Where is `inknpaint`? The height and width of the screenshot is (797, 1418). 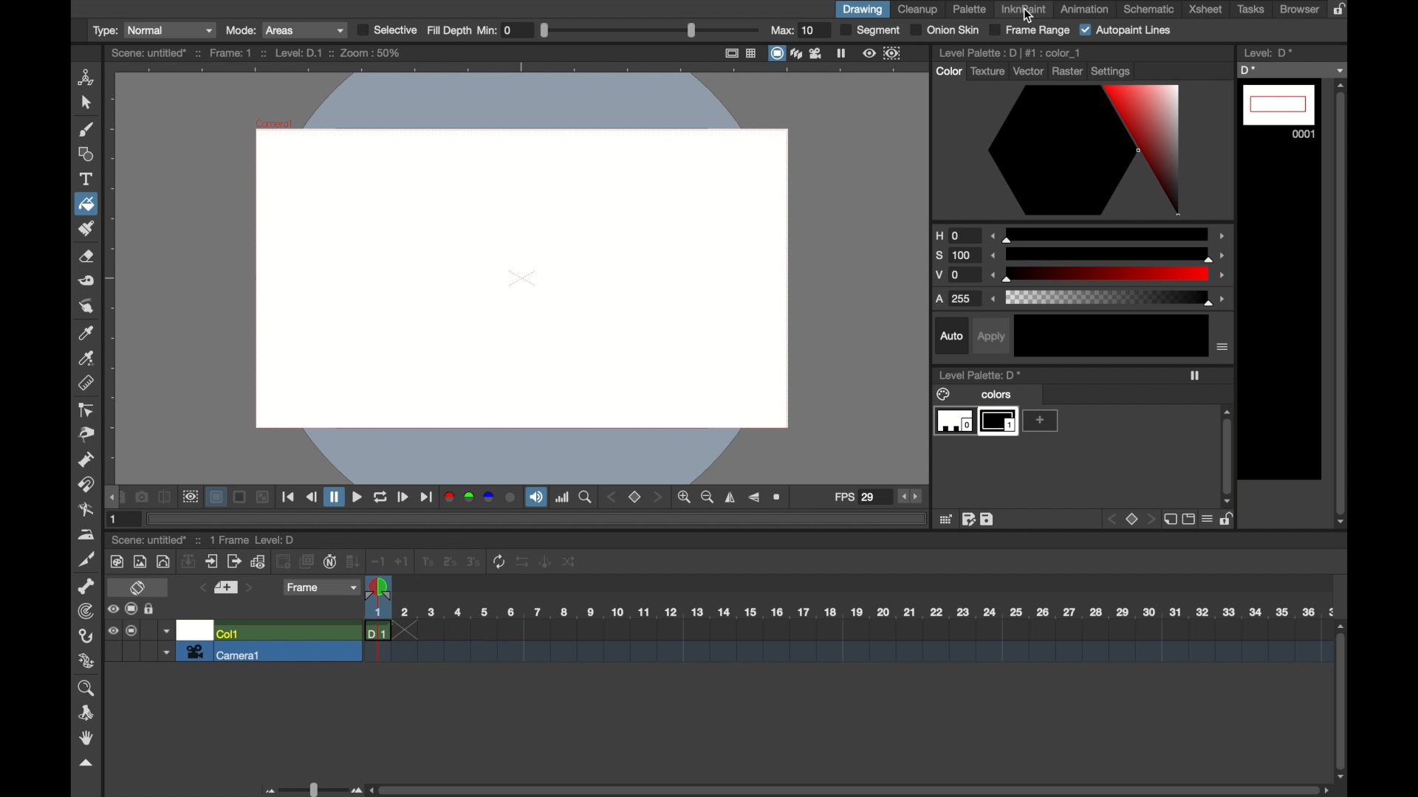 inknpaint is located at coordinates (1023, 9).